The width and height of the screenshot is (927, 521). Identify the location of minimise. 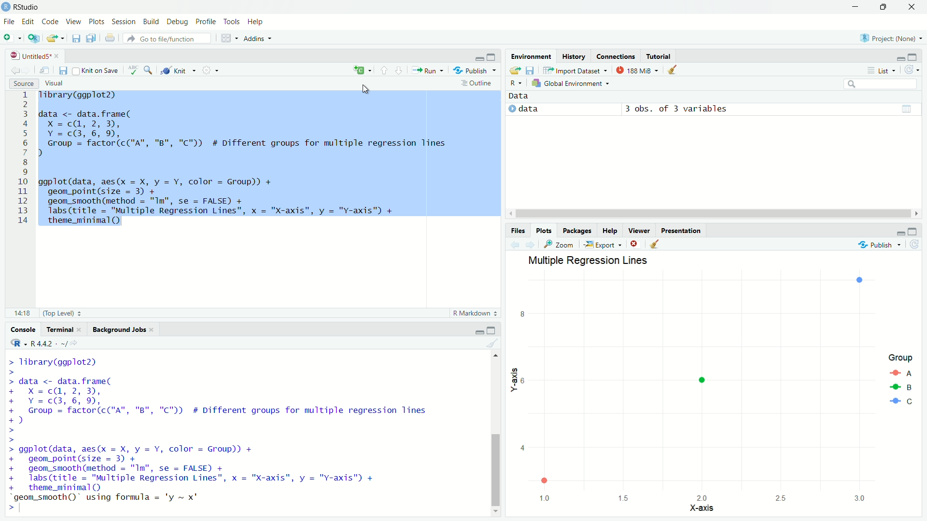
(855, 6).